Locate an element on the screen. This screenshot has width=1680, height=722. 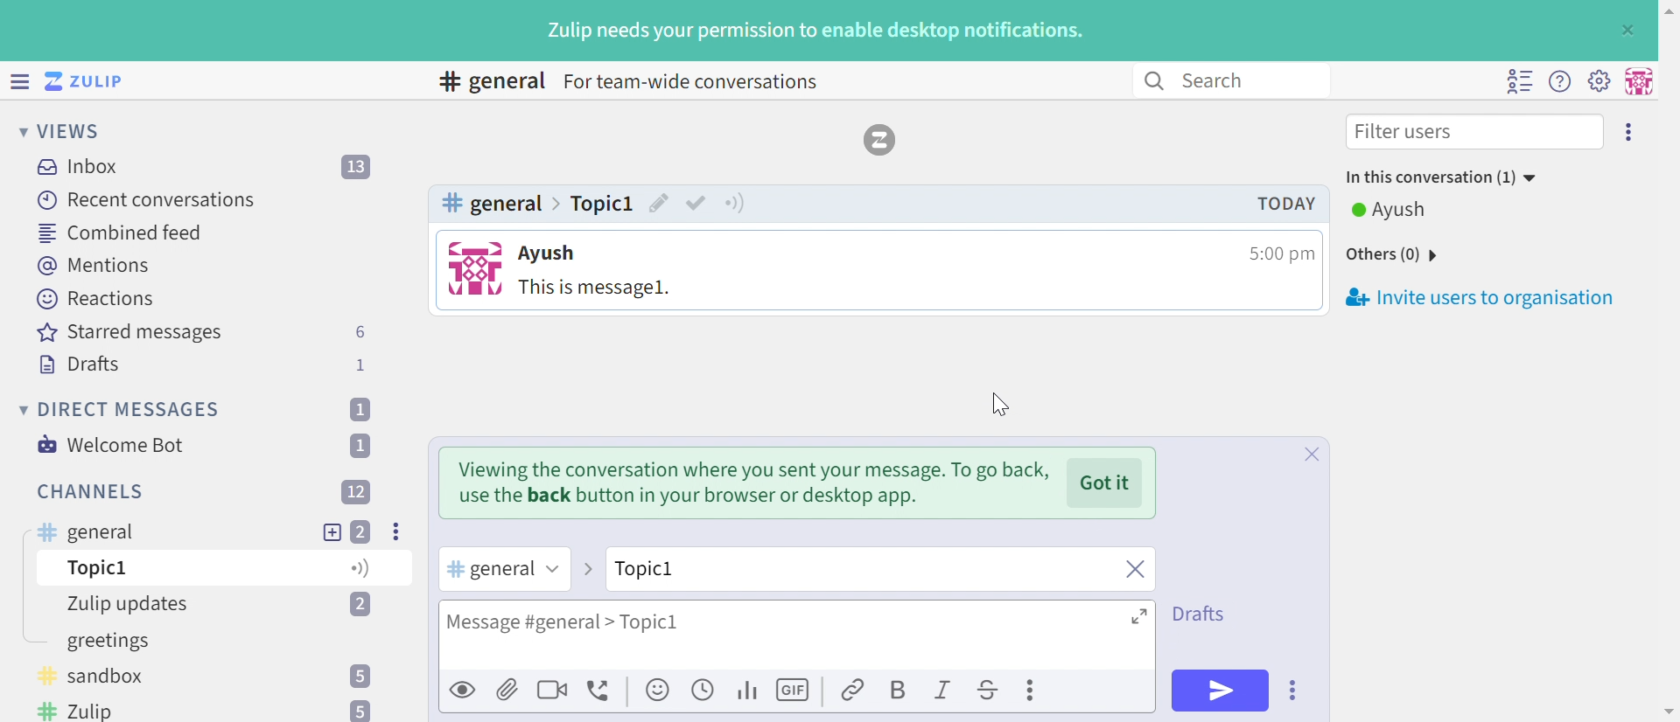
~ sandbox is located at coordinates (106, 678).